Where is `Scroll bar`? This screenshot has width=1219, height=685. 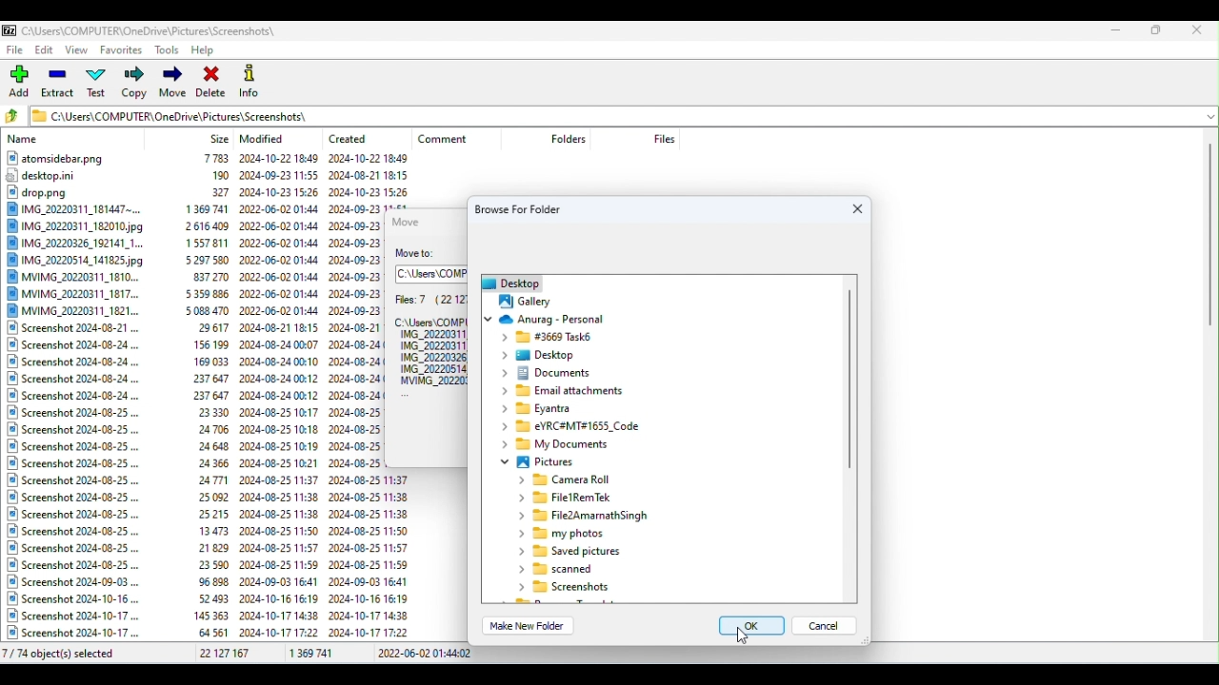 Scroll bar is located at coordinates (848, 441).